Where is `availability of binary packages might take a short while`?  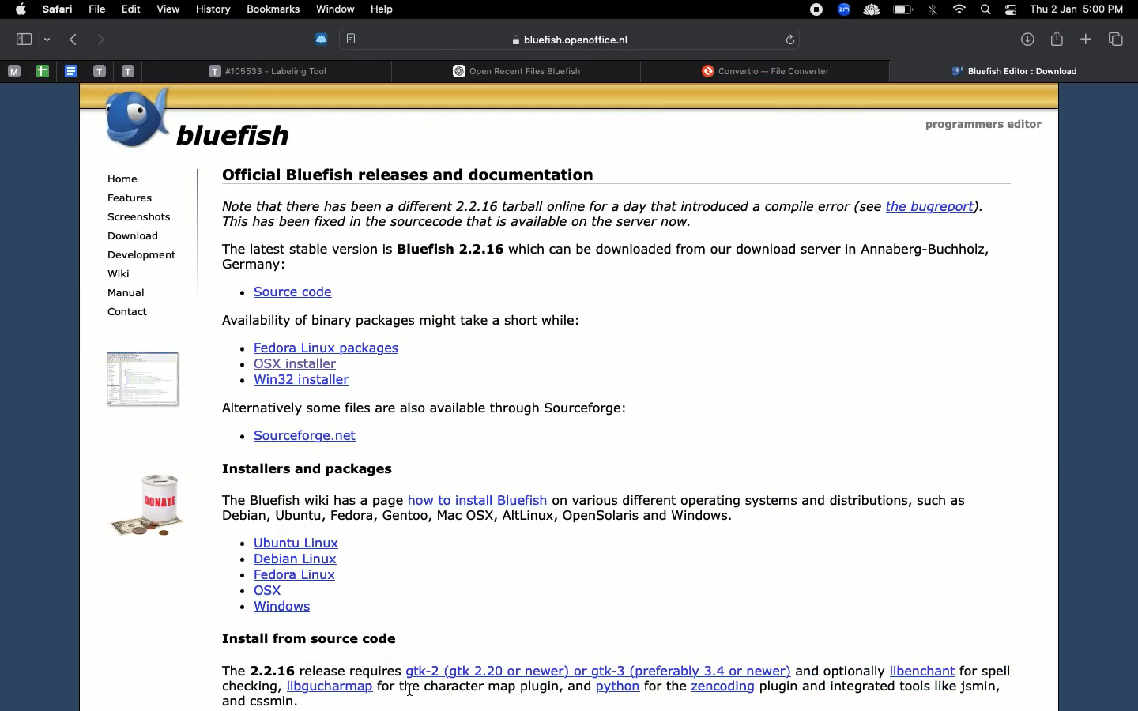
availability of binary packages might take a short while is located at coordinates (407, 321).